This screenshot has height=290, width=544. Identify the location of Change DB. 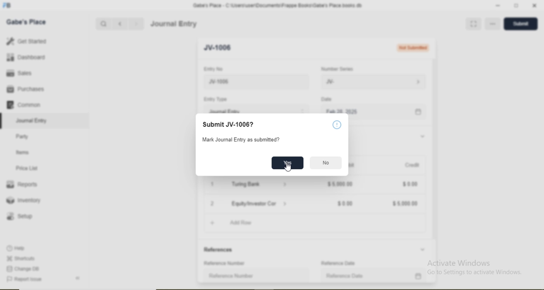
(22, 269).